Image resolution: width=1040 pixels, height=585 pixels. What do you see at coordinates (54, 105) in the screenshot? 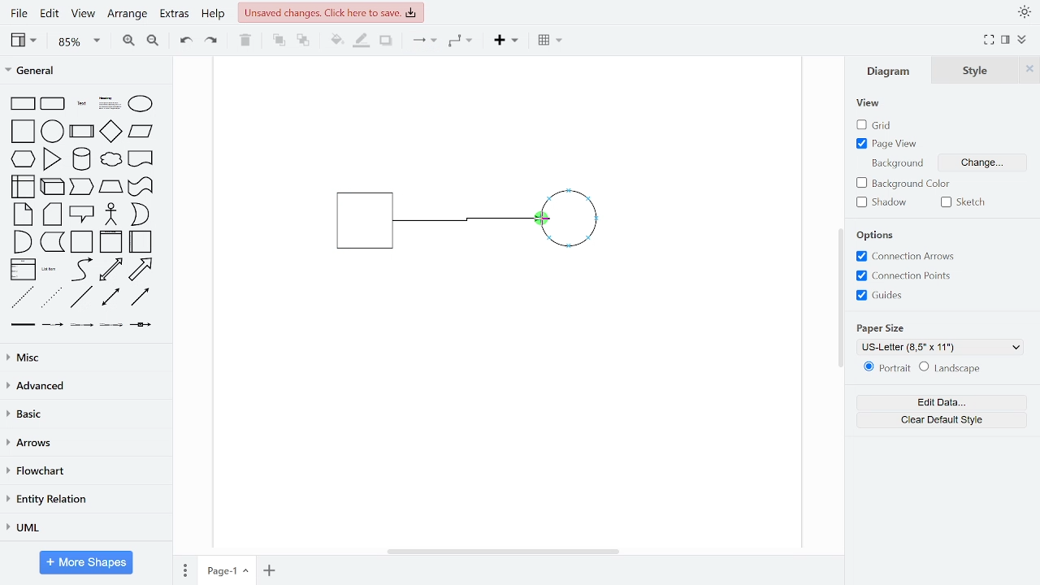
I see `rounded rectangle` at bounding box center [54, 105].